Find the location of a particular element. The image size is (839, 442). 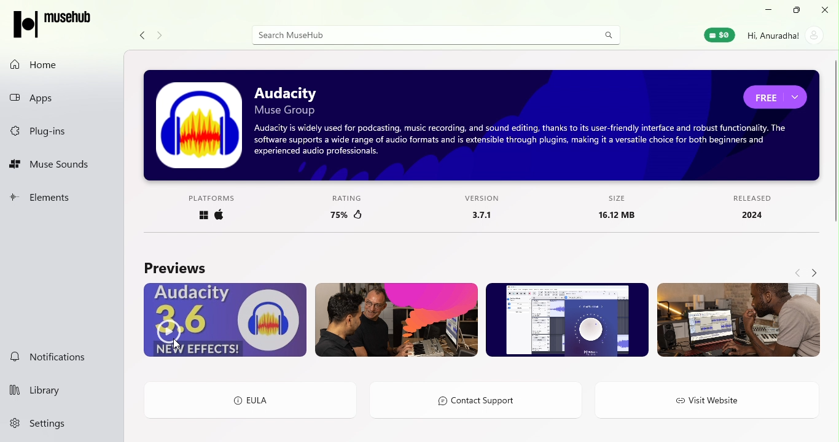

Home is located at coordinates (61, 64).